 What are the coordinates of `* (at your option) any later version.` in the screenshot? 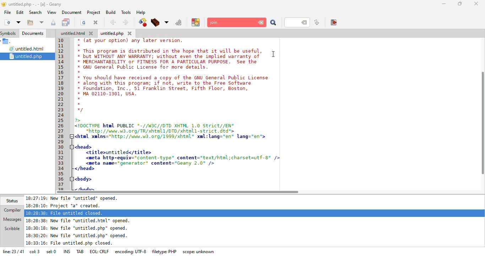 It's located at (132, 41).